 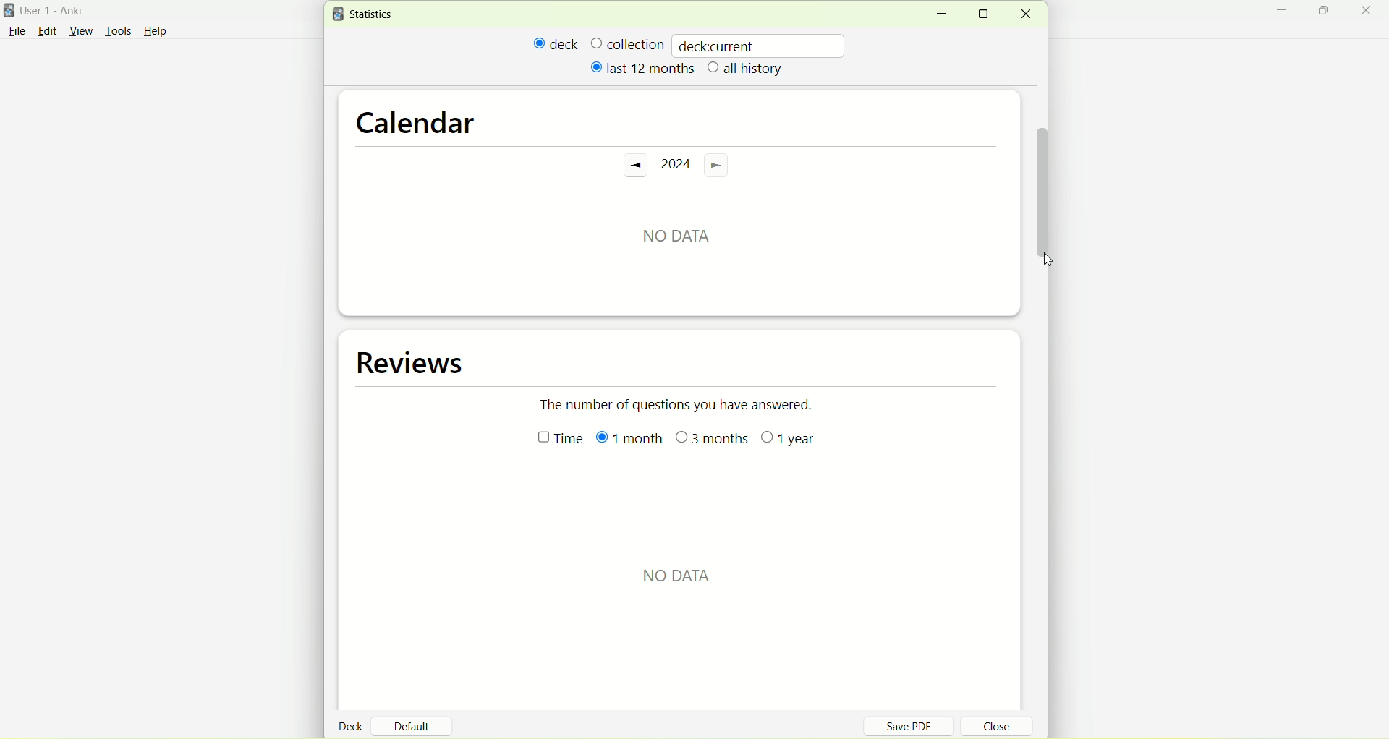 I want to click on  month, so click(x=627, y=440).